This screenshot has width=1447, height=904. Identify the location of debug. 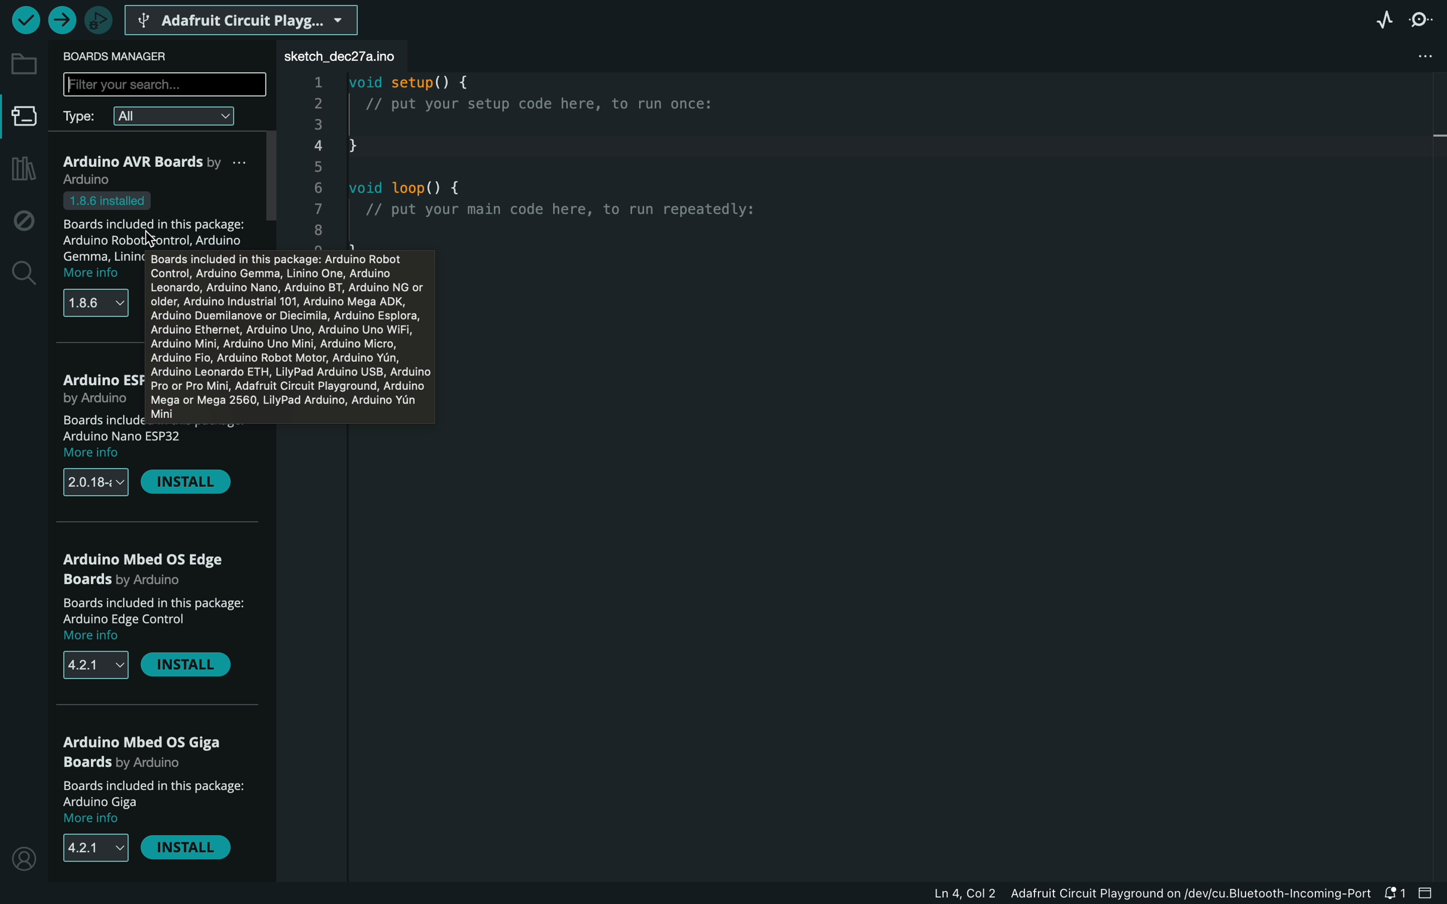
(23, 221).